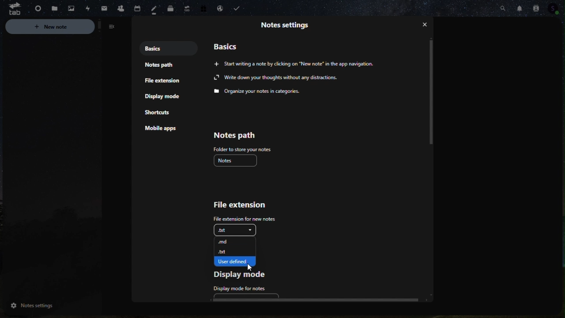 Image resolution: width=565 pixels, height=318 pixels. What do you see at coordinates (169, 9) in the screenshot?
I see `Deck` at bounding box center [169, 9].